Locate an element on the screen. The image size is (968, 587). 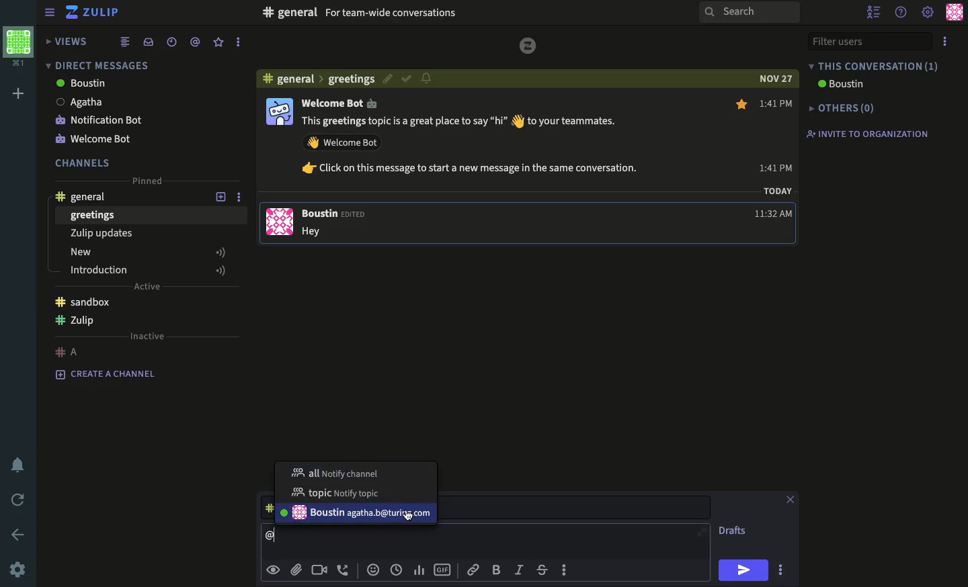
list view is located at coordinates (124, 41).